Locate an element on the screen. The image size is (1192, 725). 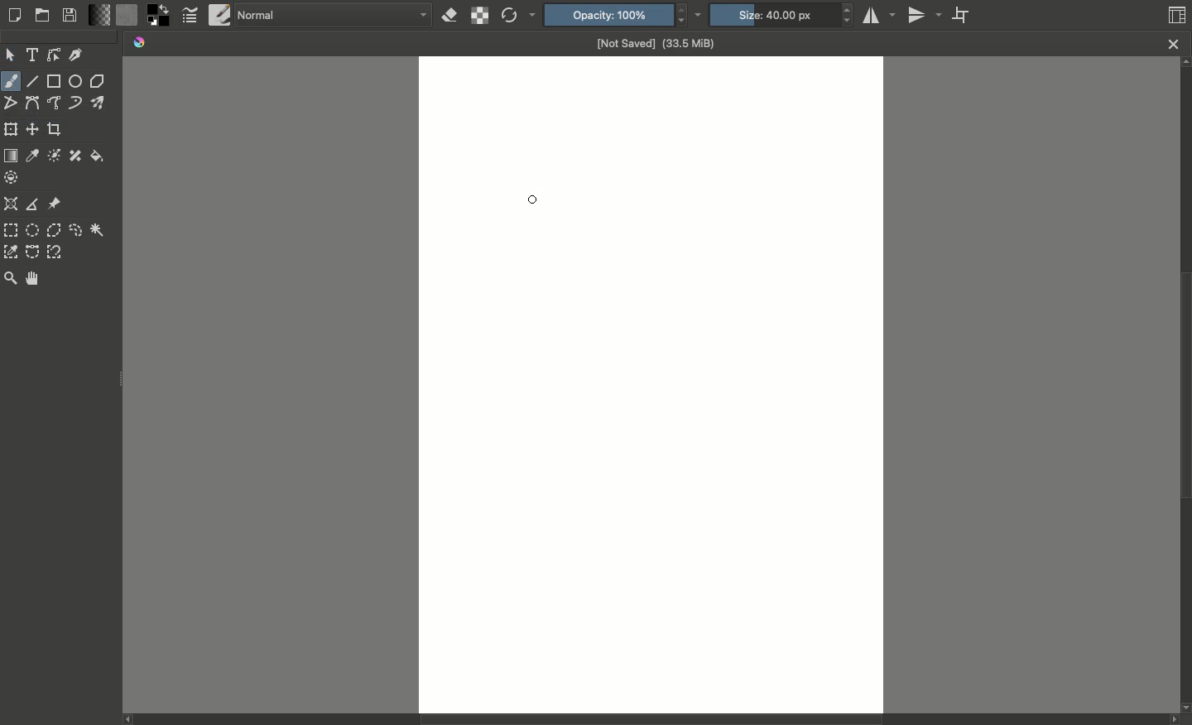
Reload original preset is located at coordinates (519, 16).